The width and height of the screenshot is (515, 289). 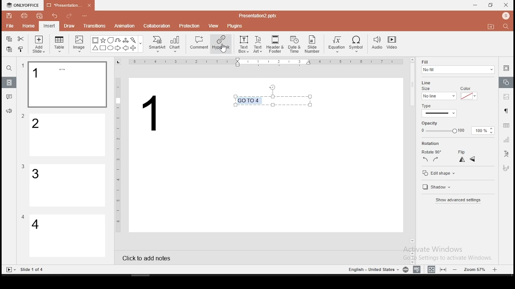 What do you see at coordinates (276, 45) in the screenshot?
I see `header and footer` at bounding box center [276, 45].